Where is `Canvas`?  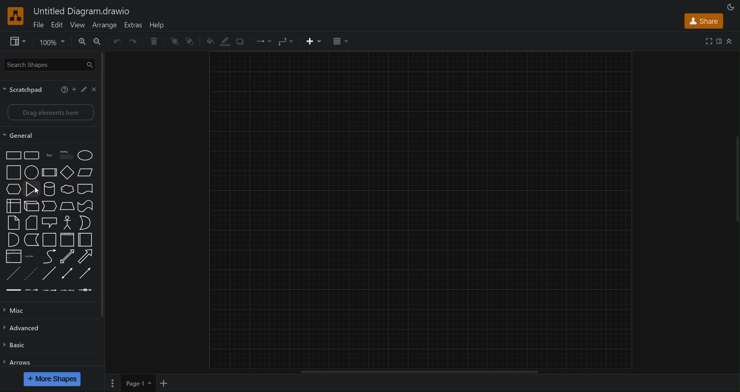 Canvas is located at coordinates (425, 211).